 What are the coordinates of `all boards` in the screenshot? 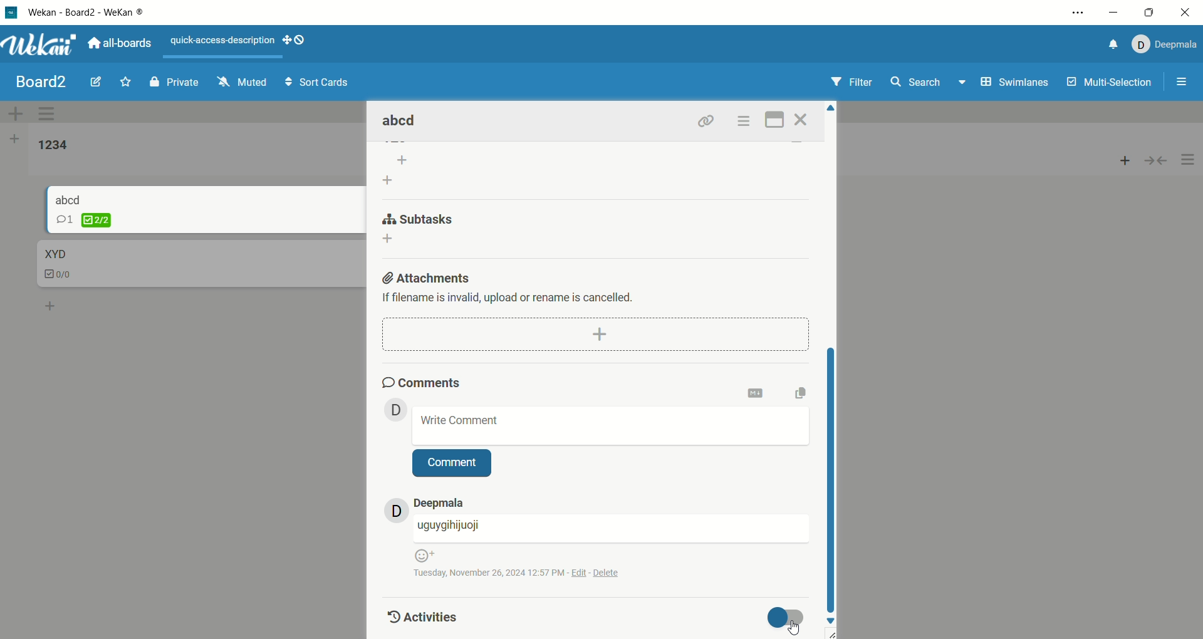 It's located at (120, 42).